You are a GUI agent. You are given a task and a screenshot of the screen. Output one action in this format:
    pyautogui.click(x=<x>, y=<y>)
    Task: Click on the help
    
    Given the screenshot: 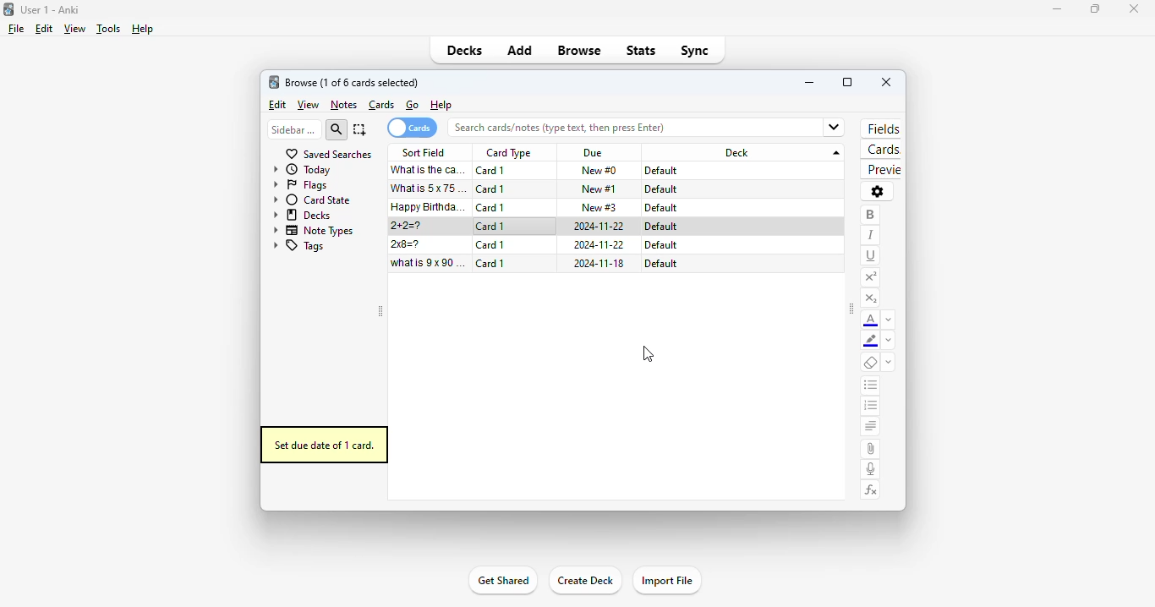 What is the action you would take?
    pyautogui.click(x=142, y=29)
    